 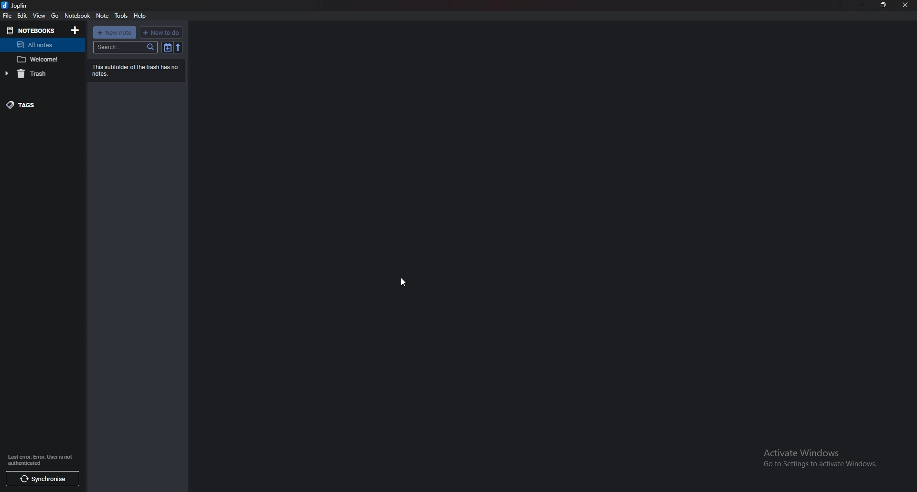 What do you see at coordinates (403, 282) in the screenshot?
I see `pointer` at bounding box center [403, 282].